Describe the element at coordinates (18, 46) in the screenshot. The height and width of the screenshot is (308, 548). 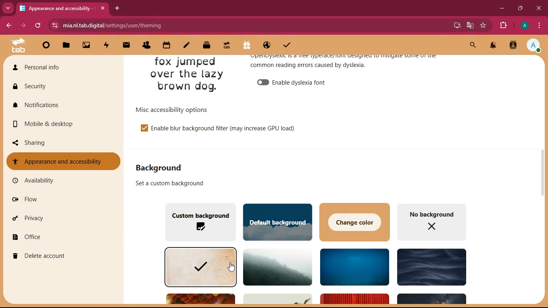
I see `tab` at that location.